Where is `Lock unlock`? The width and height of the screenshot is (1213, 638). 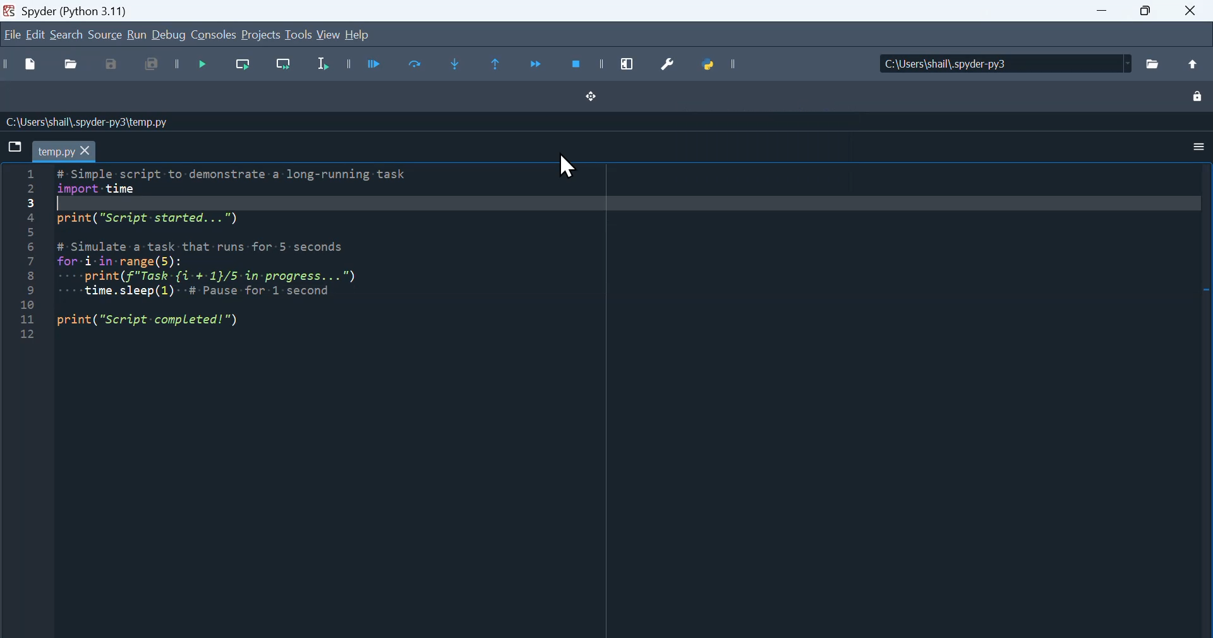 Lock unlock is located at coordinates (1197, 98).